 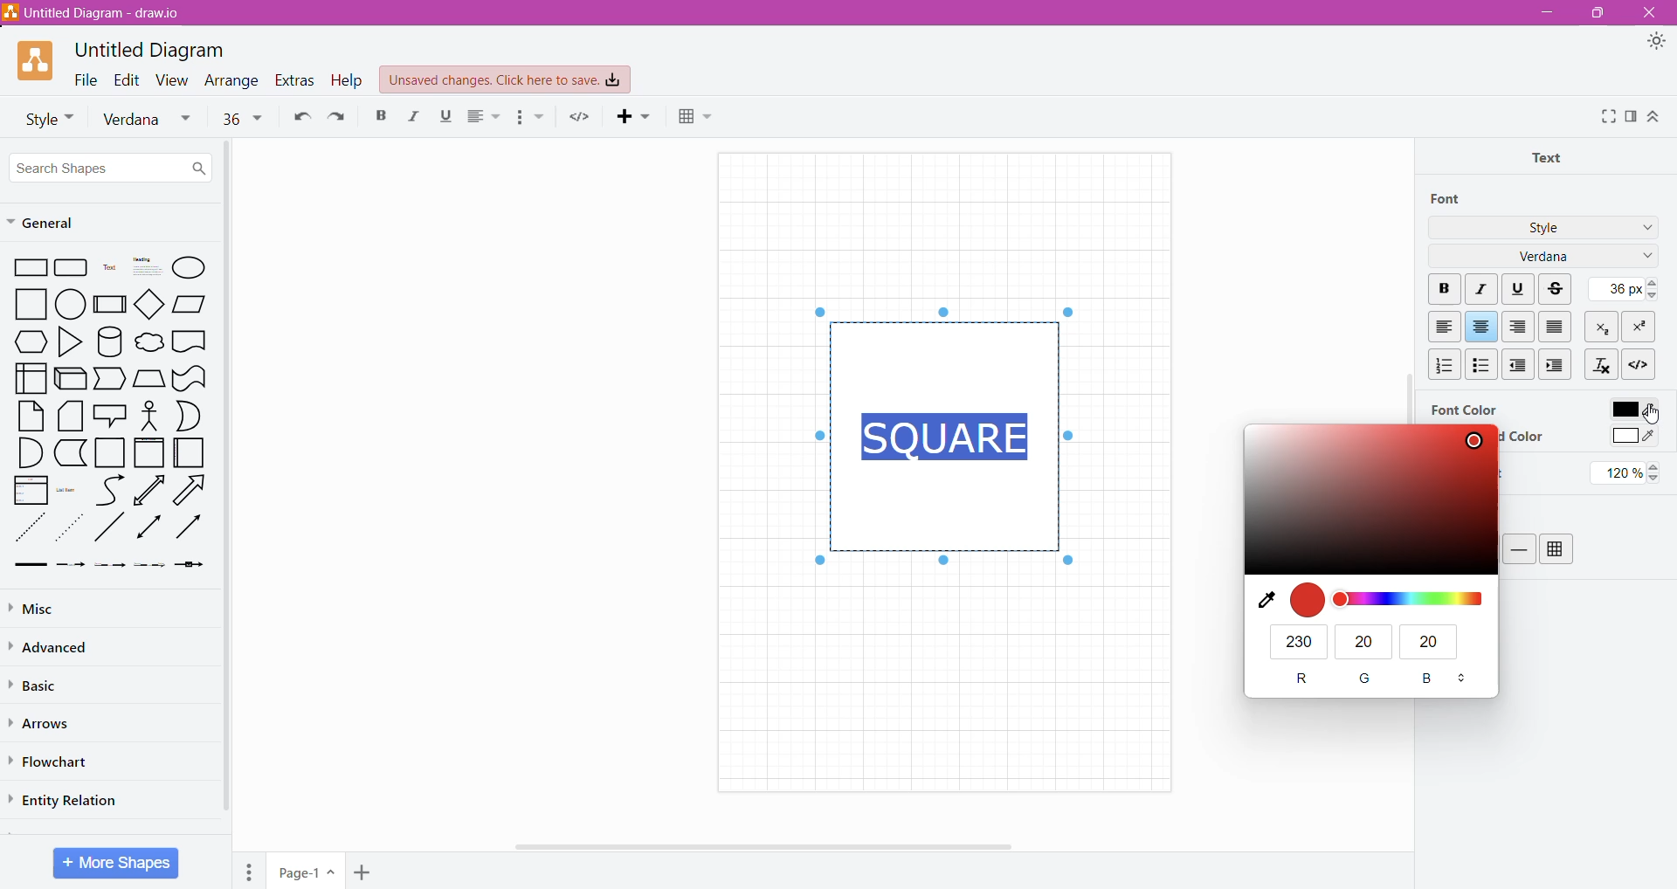 What do you see at coordinates (1367, 679) in the screenshot?
I see `G` at bounding box center [1367, 679].